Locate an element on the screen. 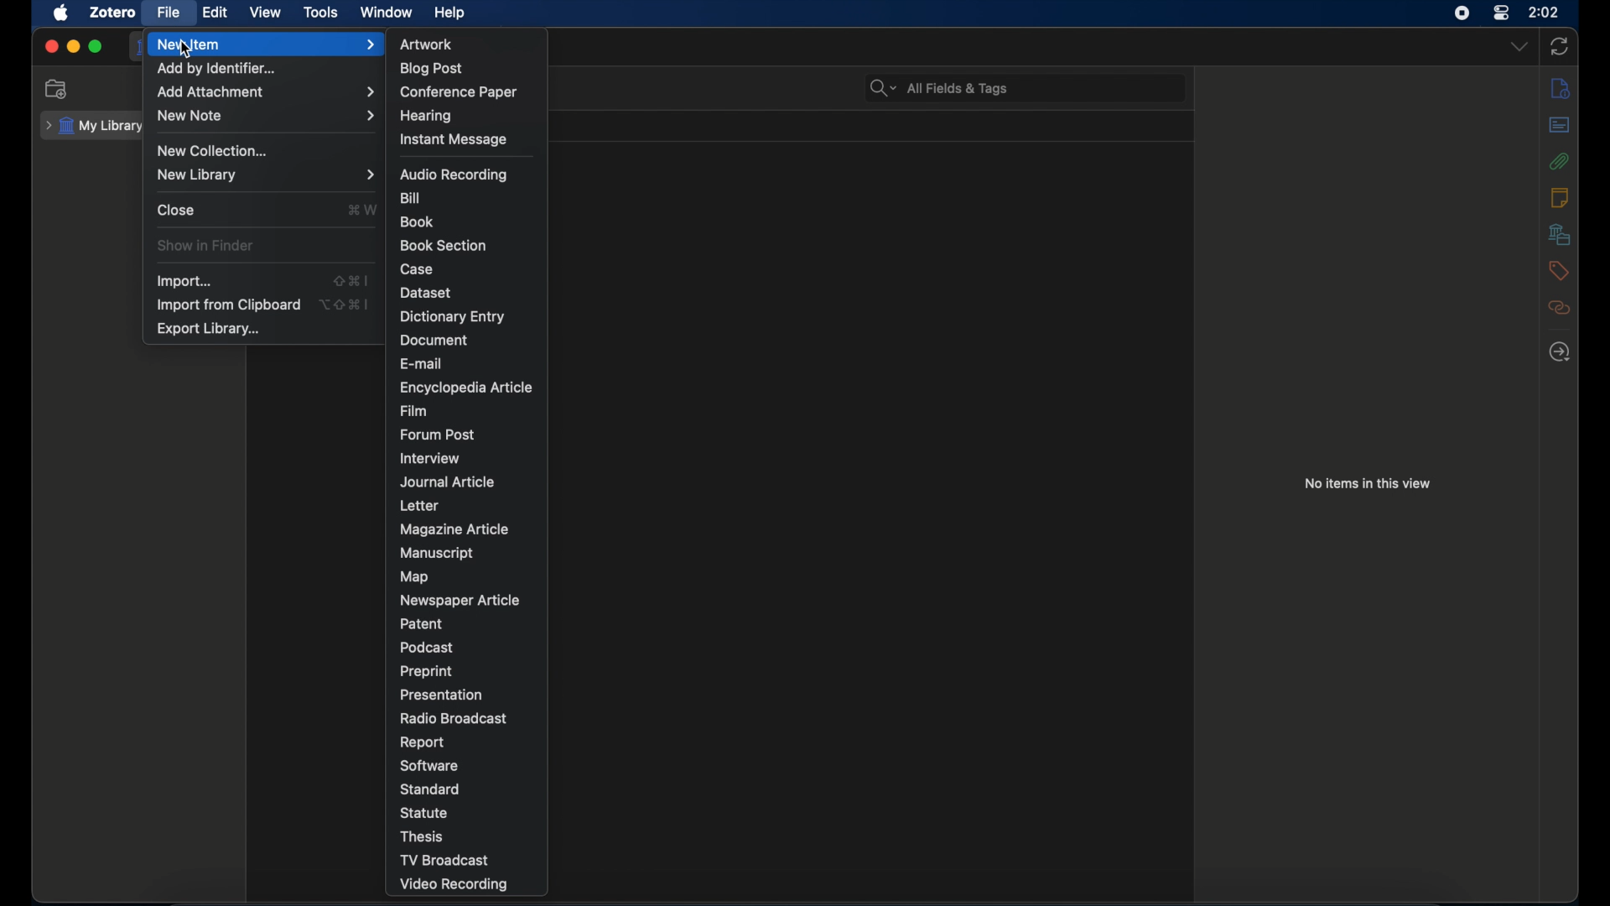  film is located at coordinates (416, 411).